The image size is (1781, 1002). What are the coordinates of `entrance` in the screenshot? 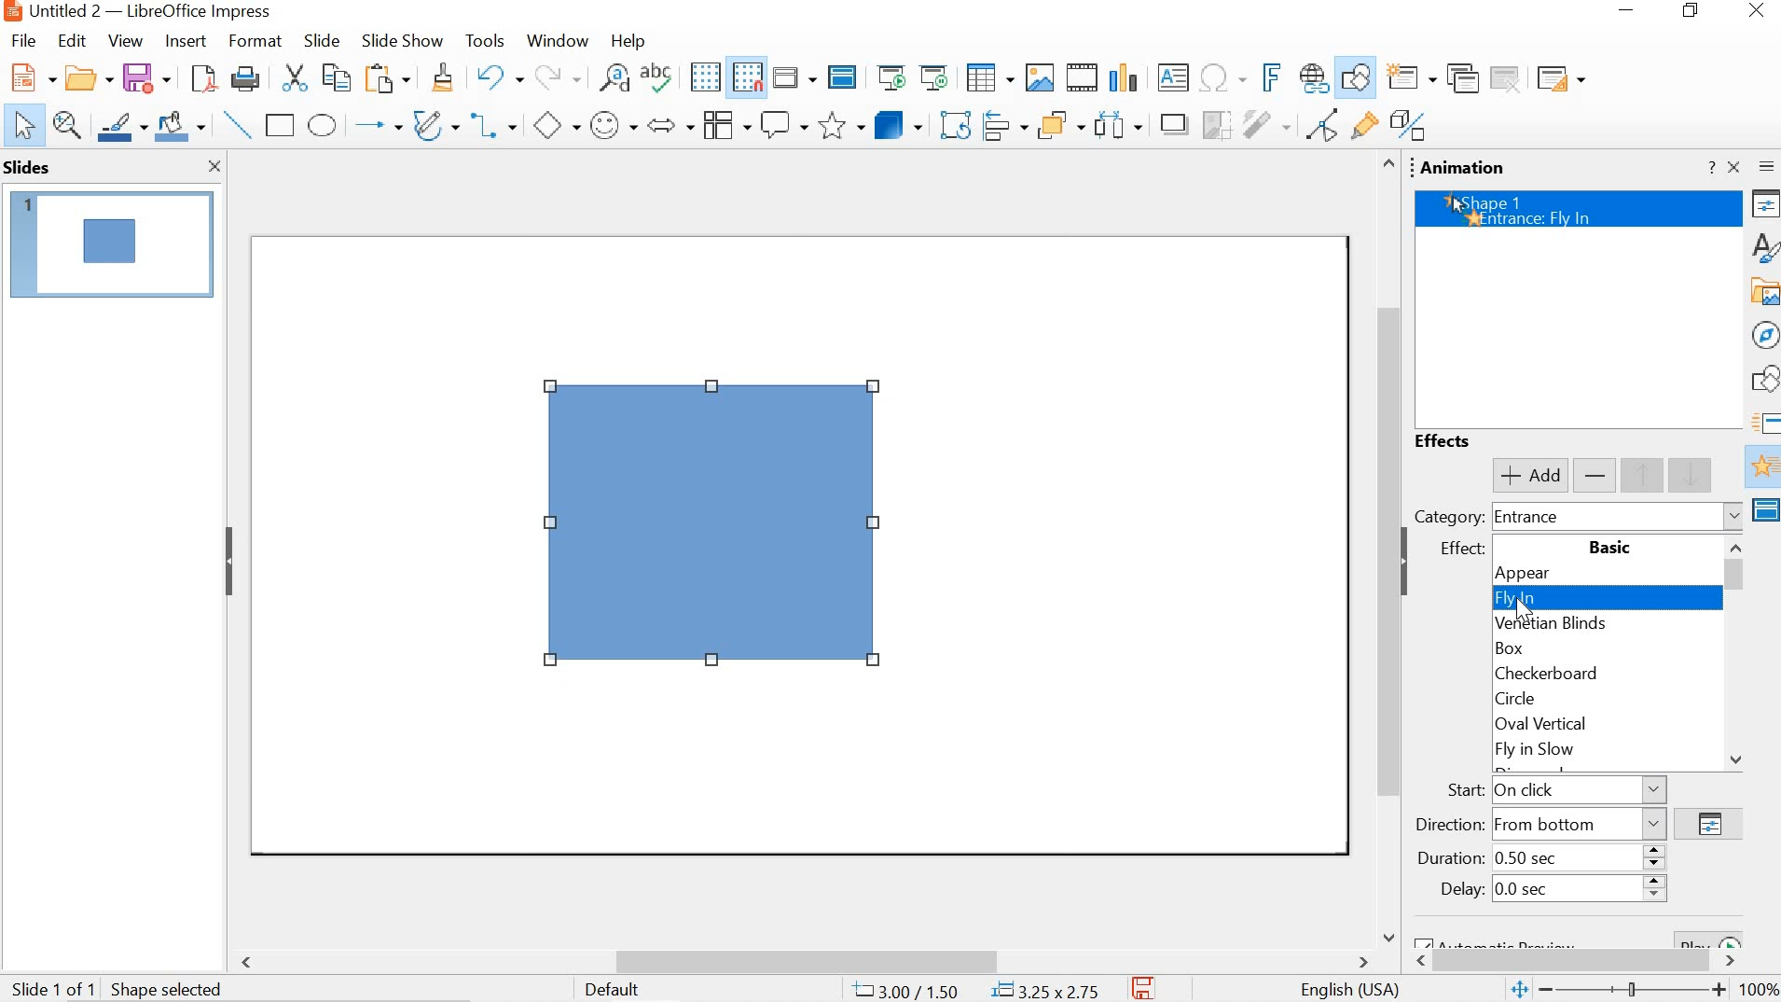 It's located at (1618, 517).